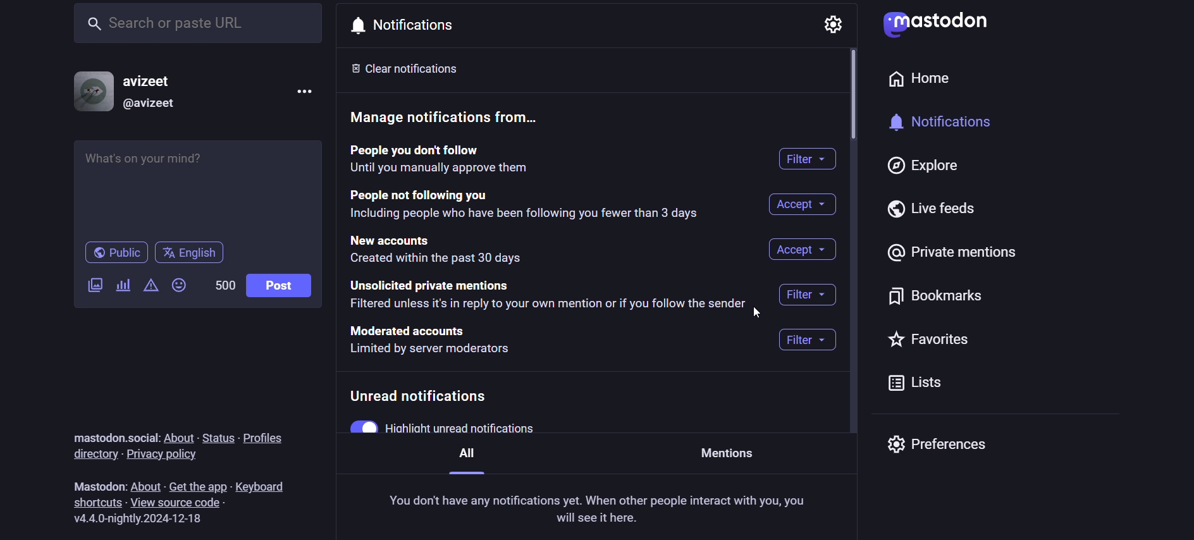 The width and height of the screenshot is (1194, 540). I want to click on directory, so click(95, 455).